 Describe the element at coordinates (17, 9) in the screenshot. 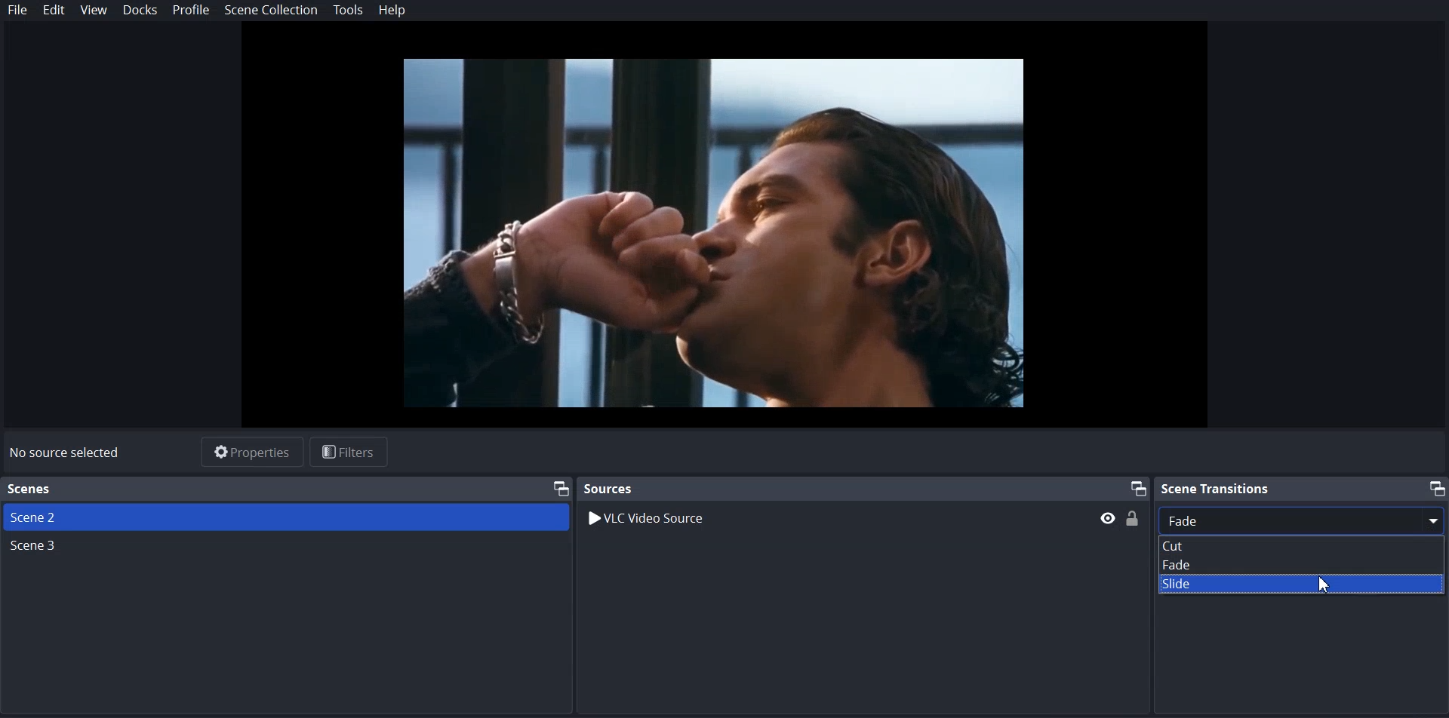

I see `File` at that location.